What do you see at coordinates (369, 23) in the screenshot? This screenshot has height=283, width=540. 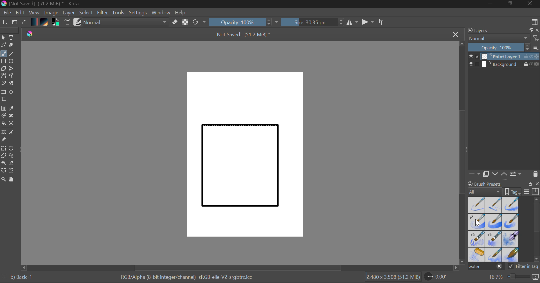 I see `Horizontal Mirror Flip` at bounding box center [369, 23].